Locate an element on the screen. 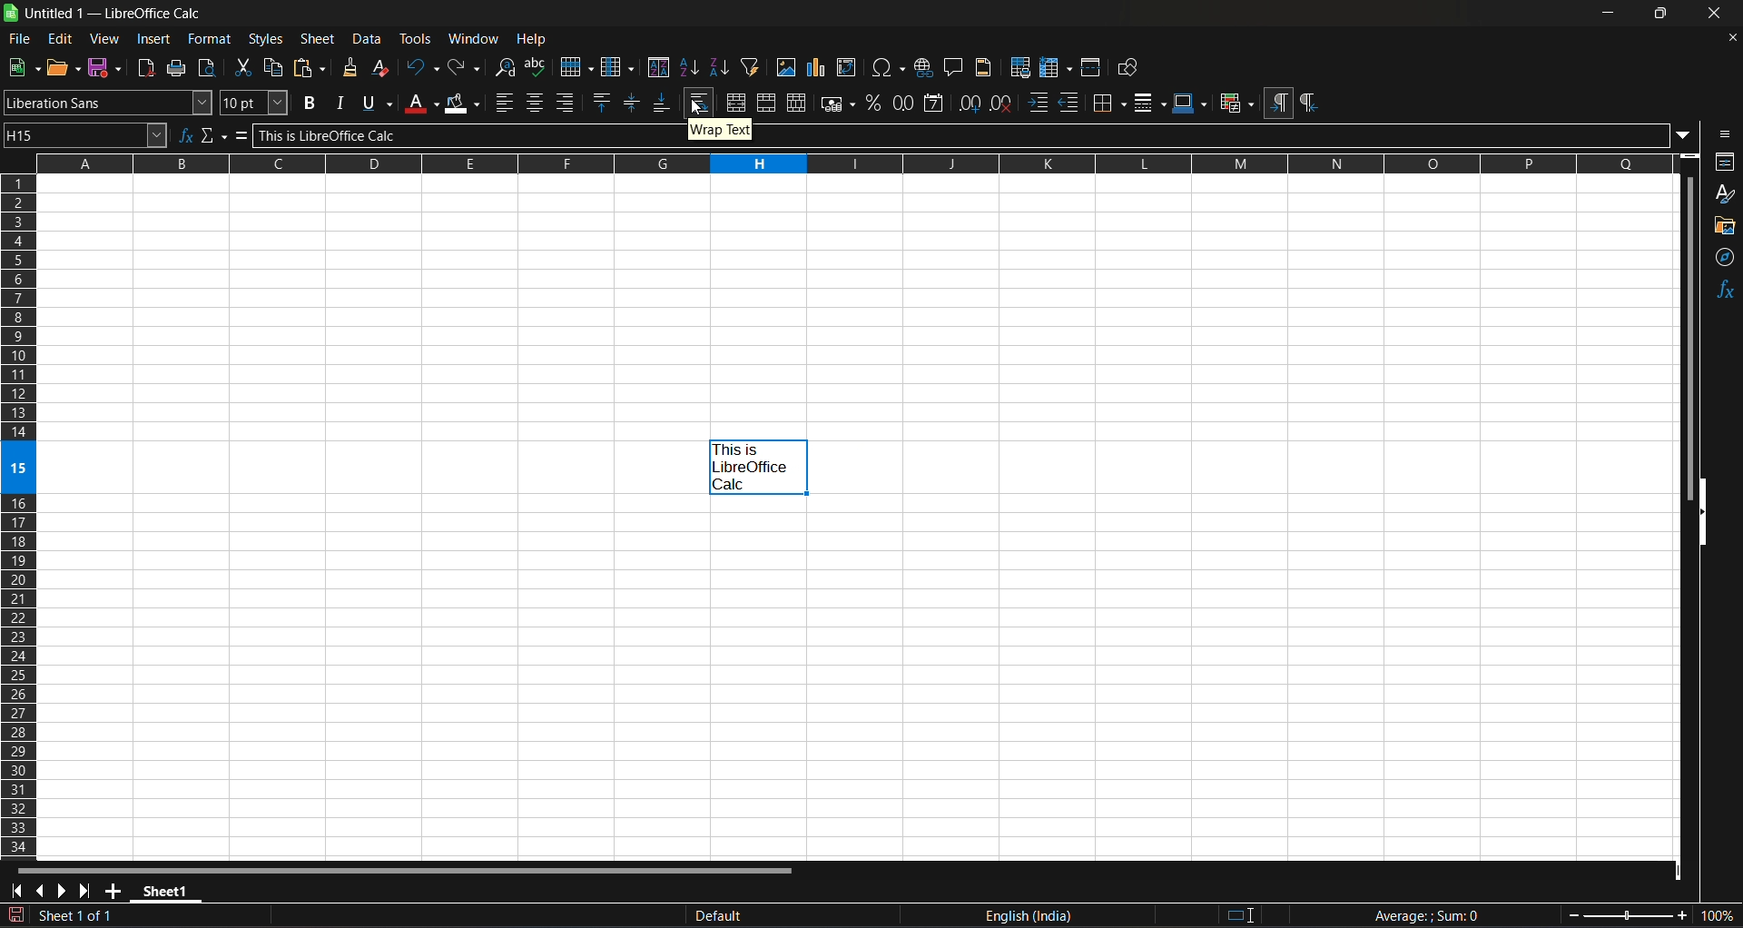  center vertically is located at coordinates (635, 101).